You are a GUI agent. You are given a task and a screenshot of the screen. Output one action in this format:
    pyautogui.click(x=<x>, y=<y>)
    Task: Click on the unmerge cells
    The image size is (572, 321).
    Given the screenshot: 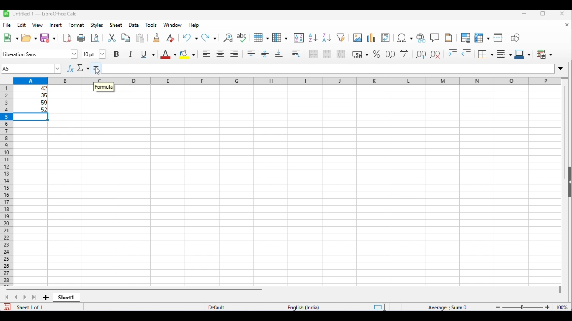 What is the action you would take?
    pyautogui.click(x=341, y=54)
    